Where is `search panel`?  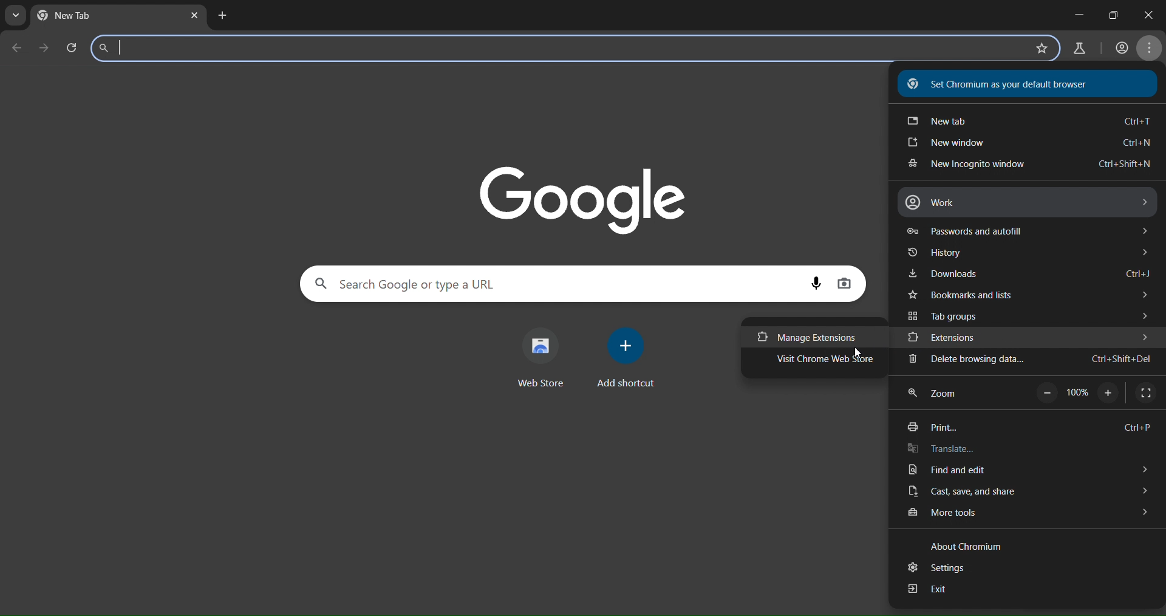
search panel is located at coordinates (561, 49).